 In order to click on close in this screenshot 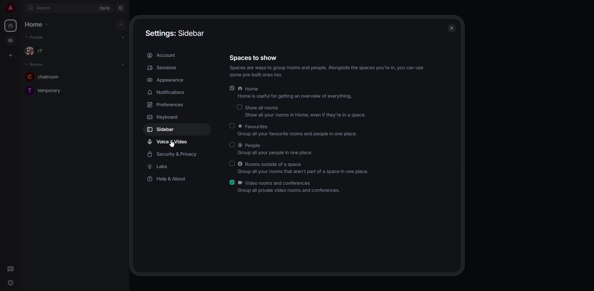, I will do `click(452, 27)`.